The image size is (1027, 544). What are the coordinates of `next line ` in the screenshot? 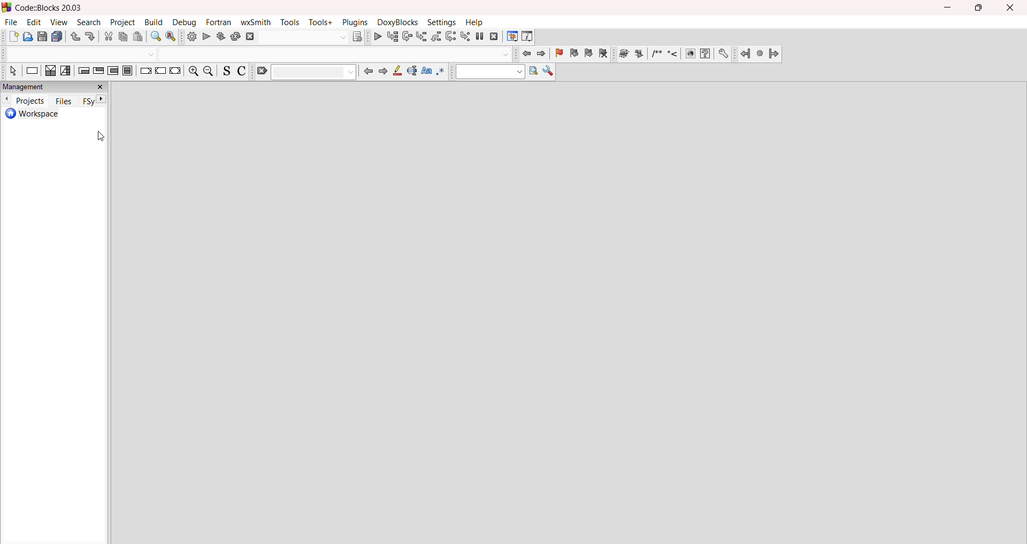 It's located at (407, 36).